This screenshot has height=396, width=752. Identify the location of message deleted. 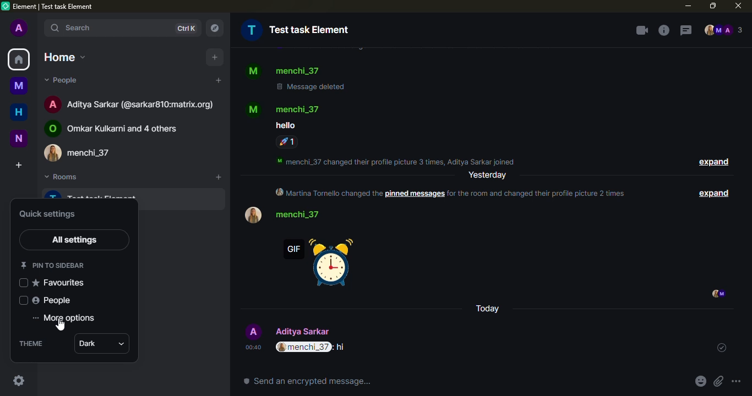
(310, 86).